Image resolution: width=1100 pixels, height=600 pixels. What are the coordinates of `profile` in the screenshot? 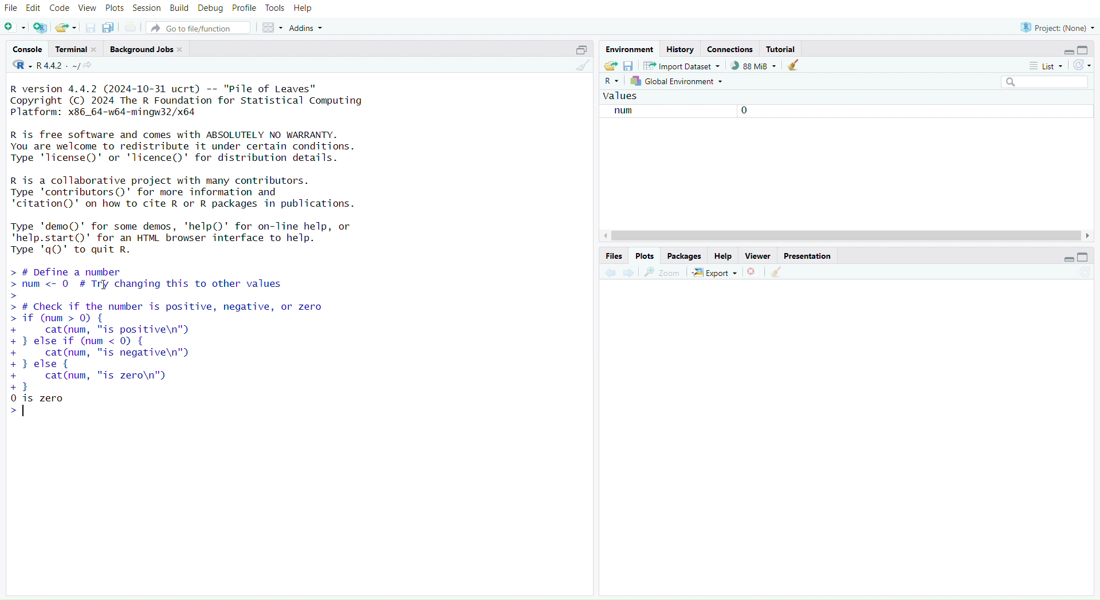 It's located at (245, 9).